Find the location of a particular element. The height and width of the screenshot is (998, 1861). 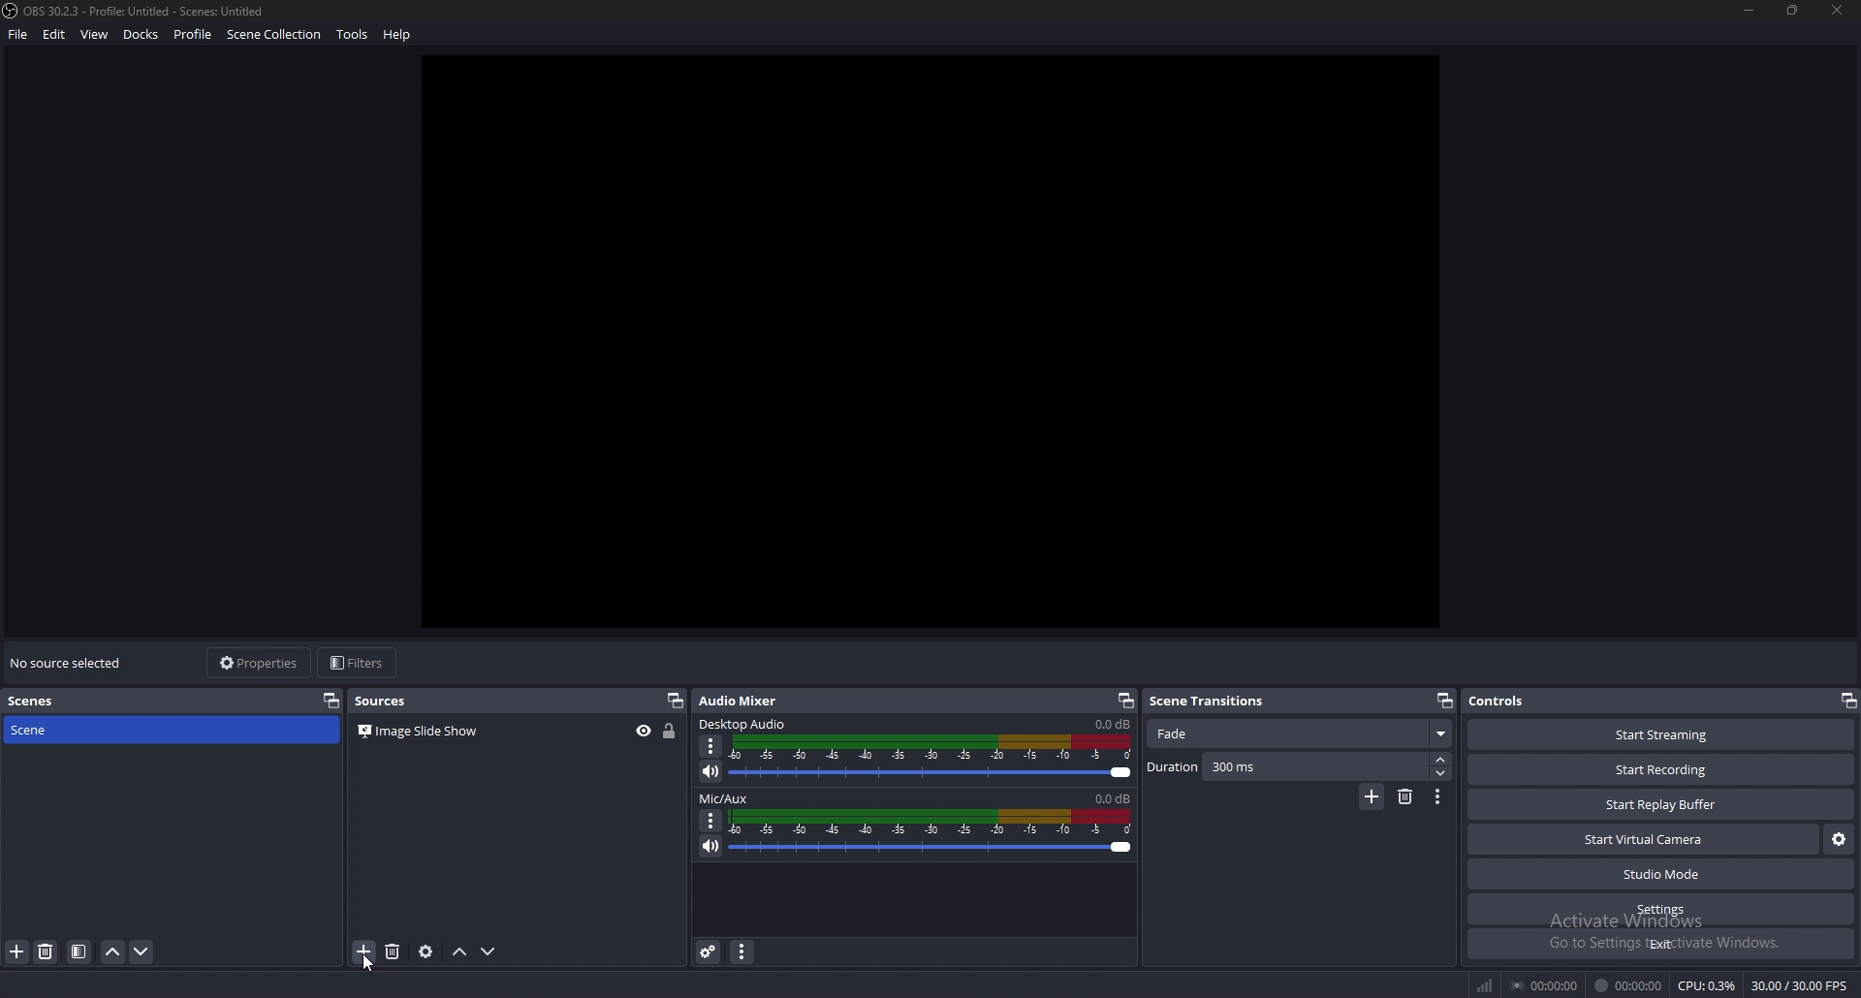

move source up is located at coordinates (460, 952).